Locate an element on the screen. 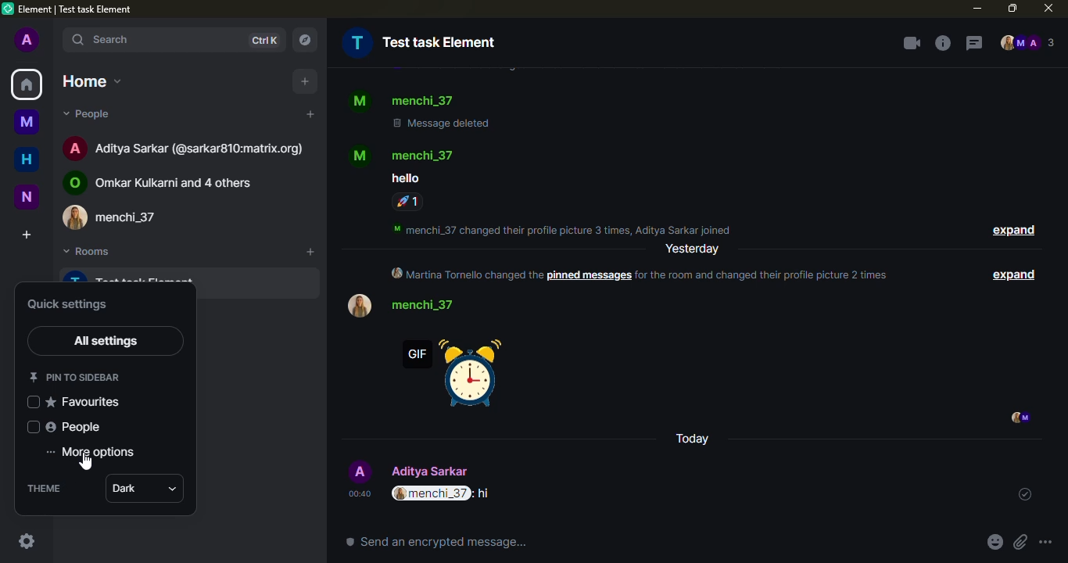 Image resolution: width=1068 pixels, height=563 pixels. element| test task element is located at coordinates (81, 10).